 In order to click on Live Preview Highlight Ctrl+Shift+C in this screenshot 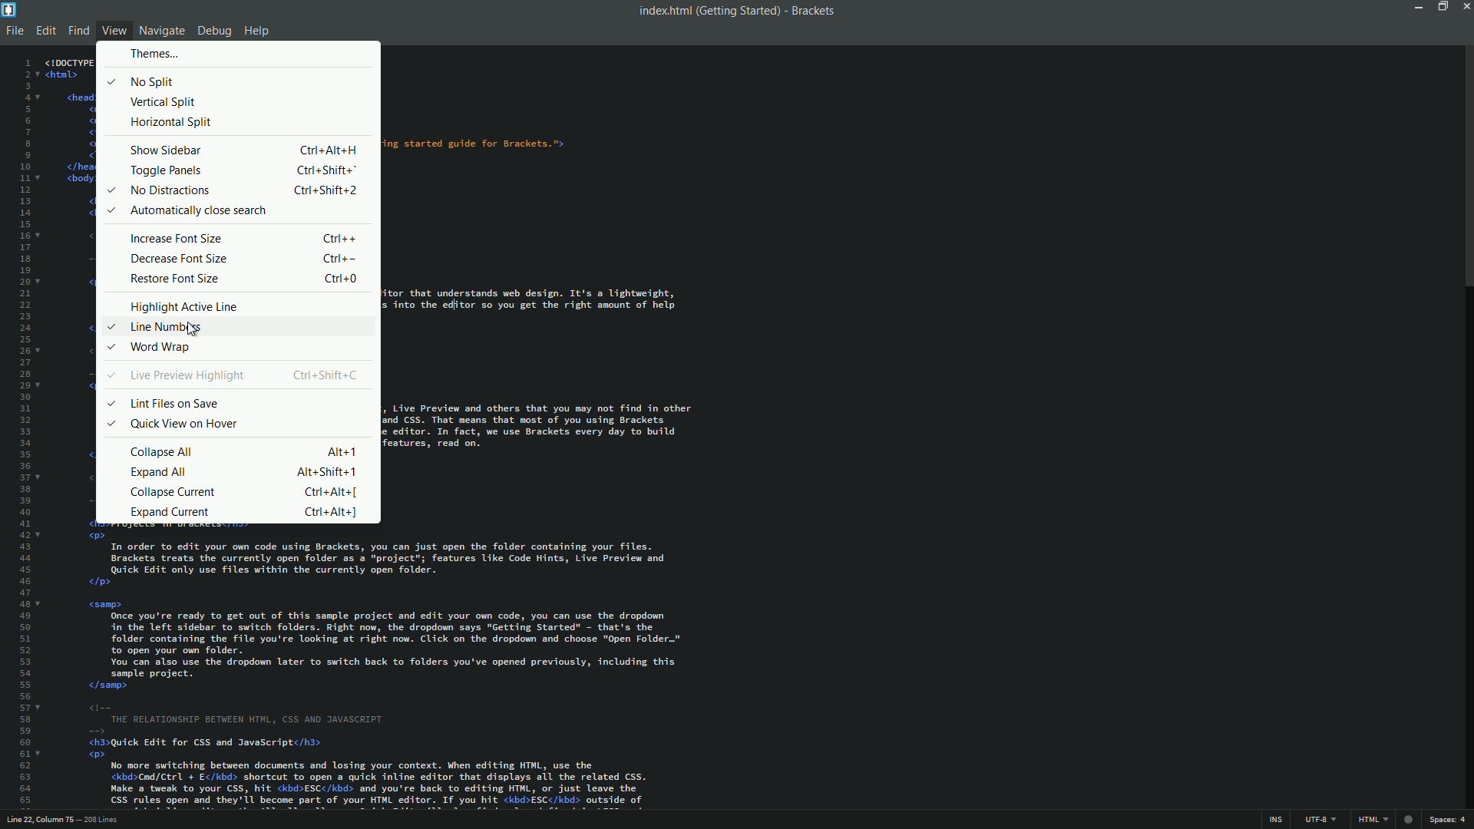, I will do `click(232, 375)`.